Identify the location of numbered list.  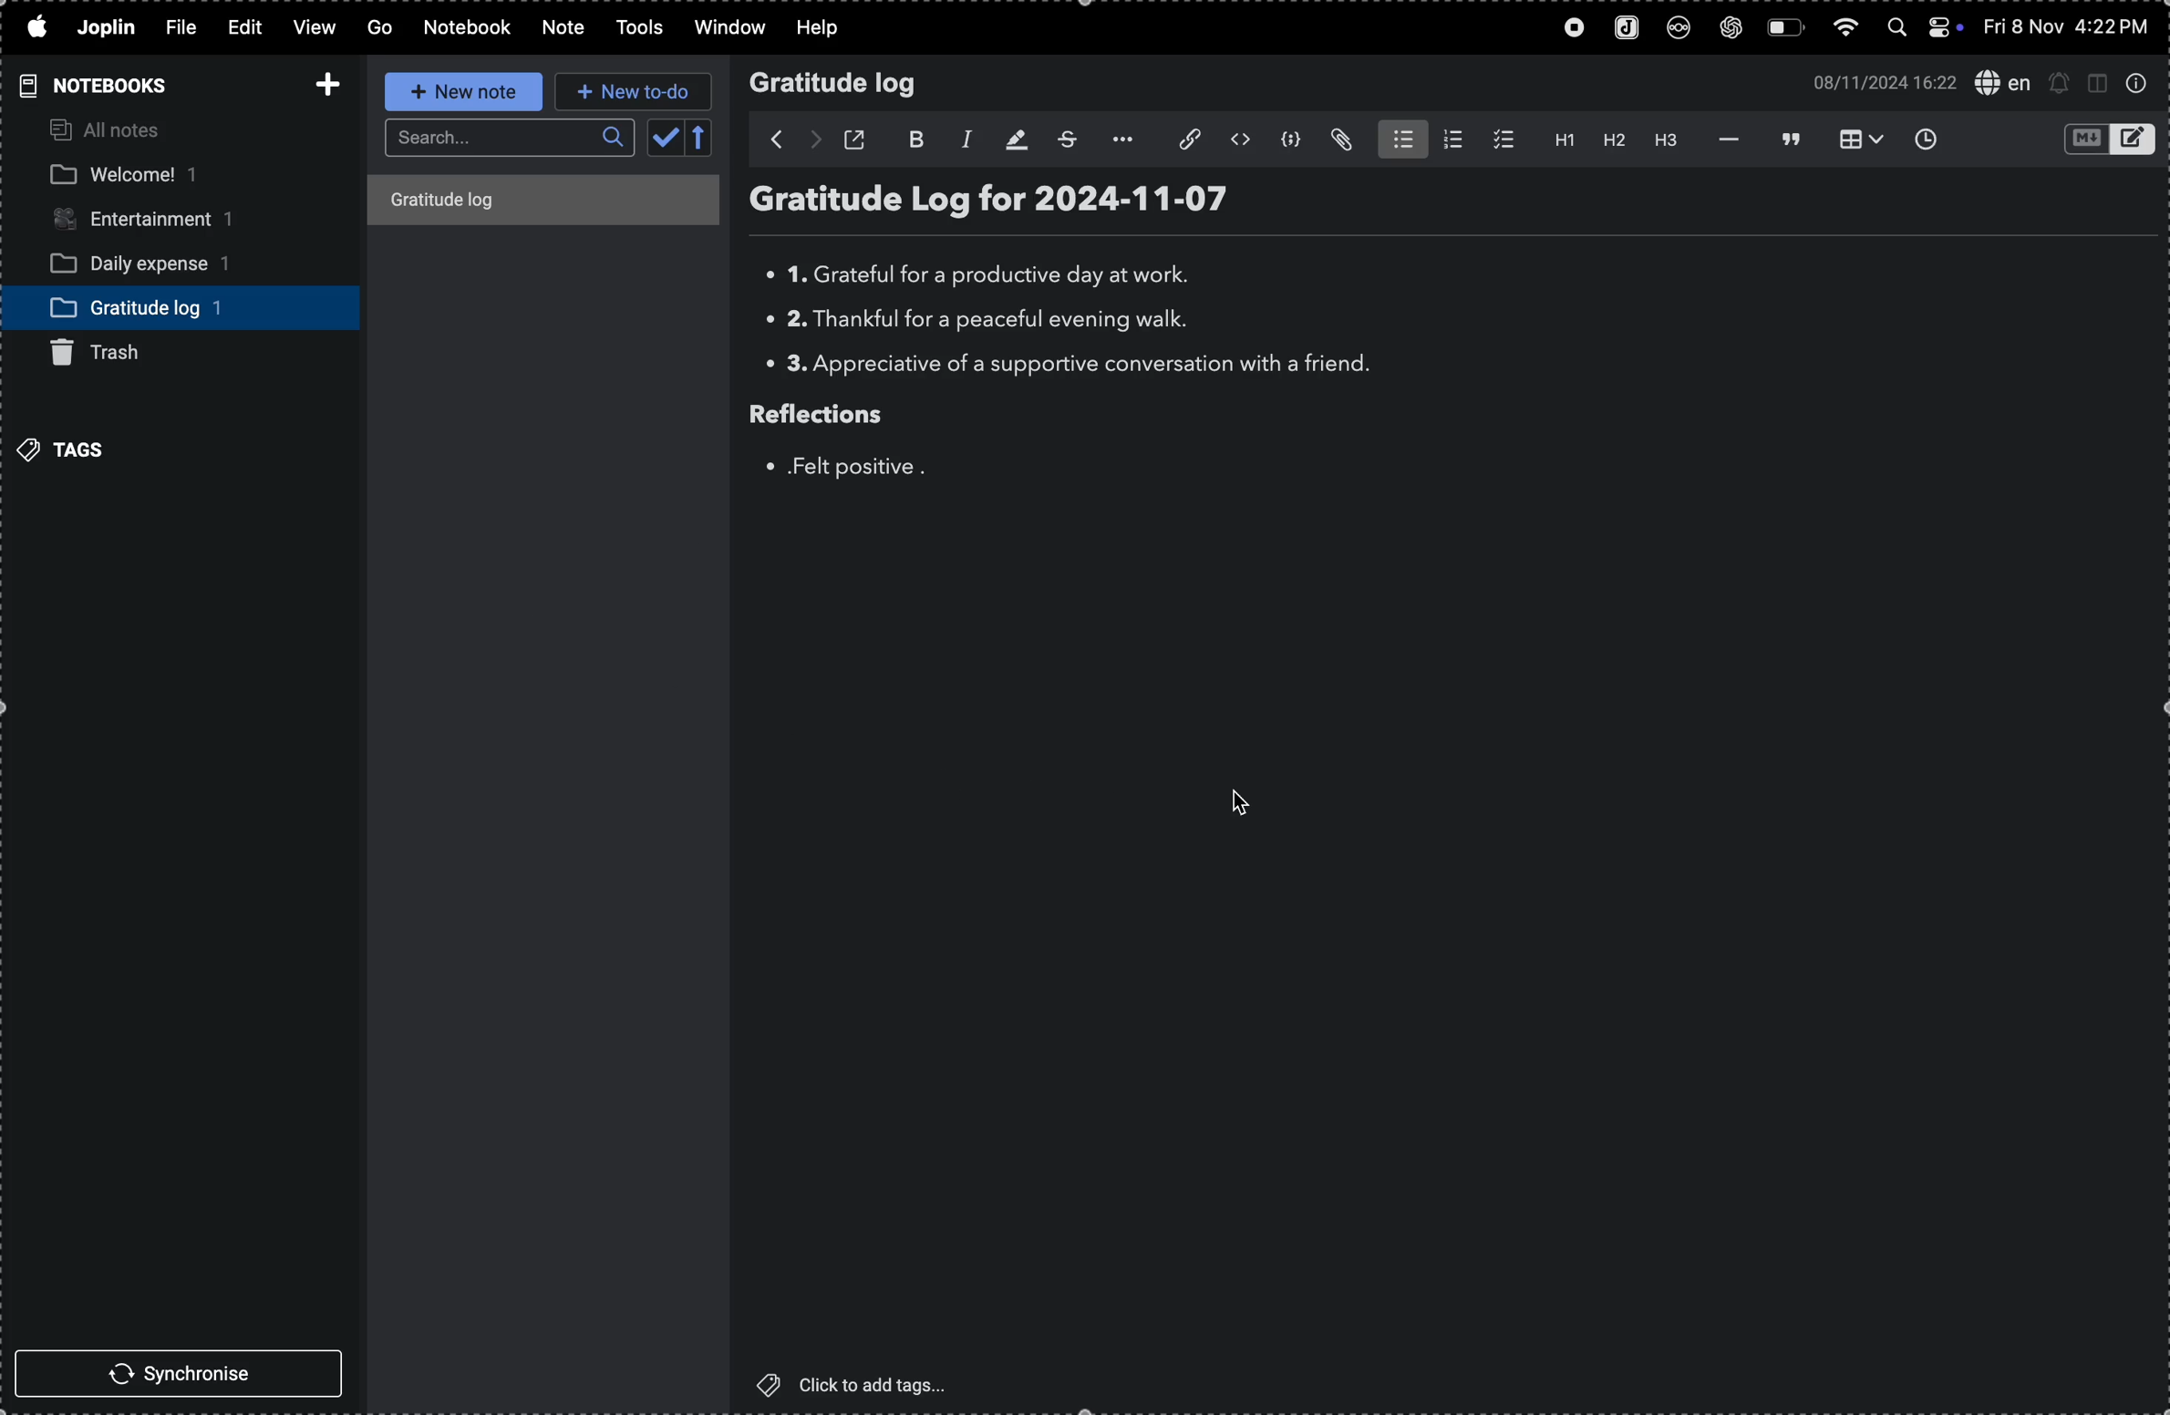
(1451, 140).